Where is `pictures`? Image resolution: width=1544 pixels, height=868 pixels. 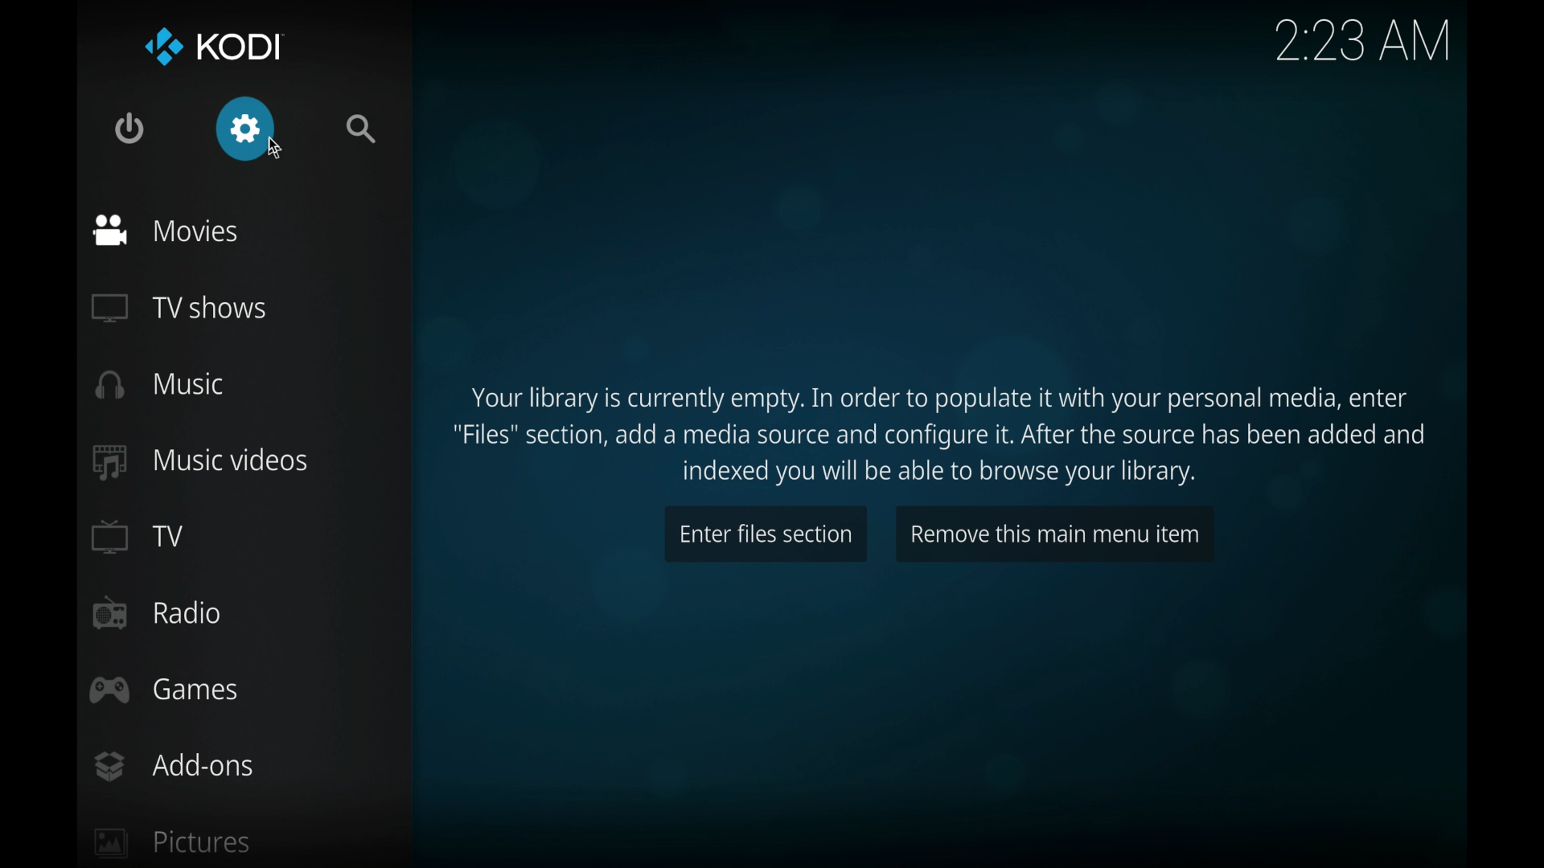 pictures is located at coordinates (172, 843).